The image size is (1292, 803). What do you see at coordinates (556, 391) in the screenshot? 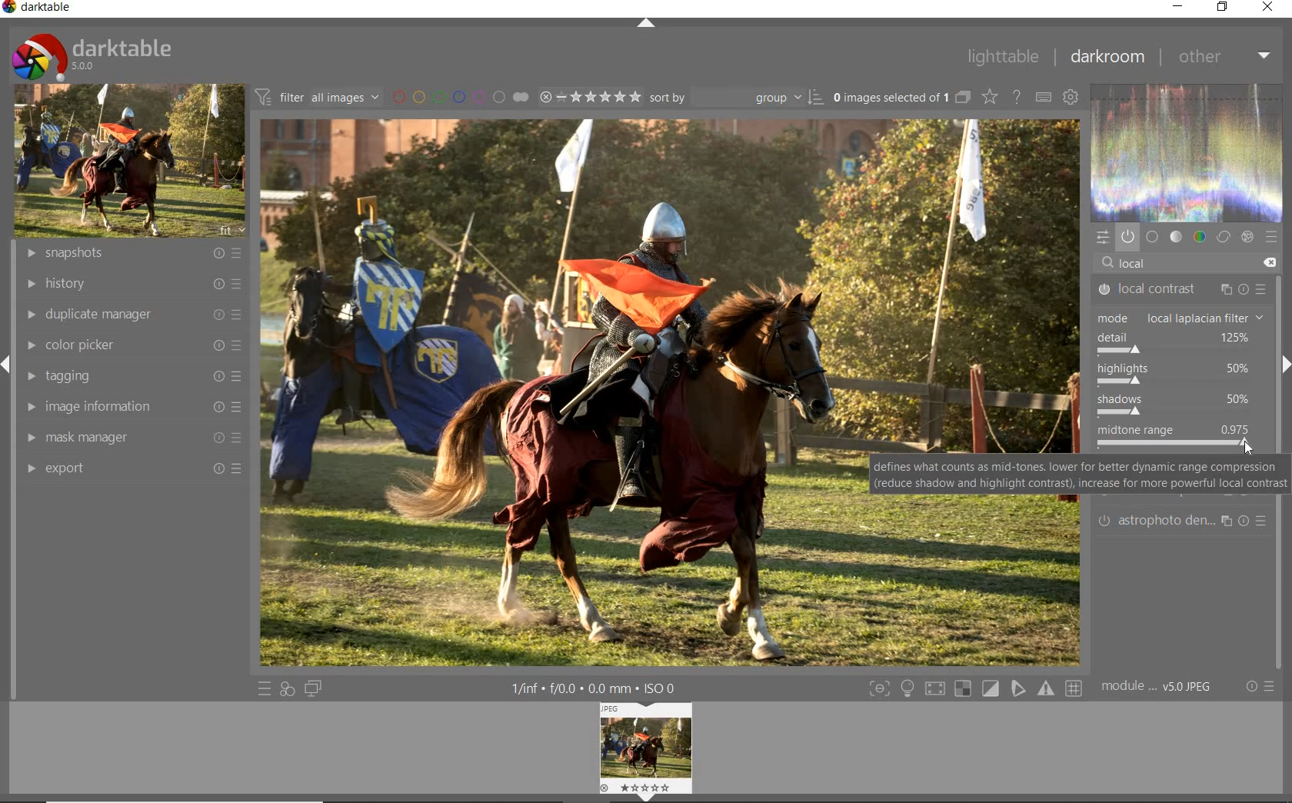
I see `selected image` at bounding box center [556, 391].